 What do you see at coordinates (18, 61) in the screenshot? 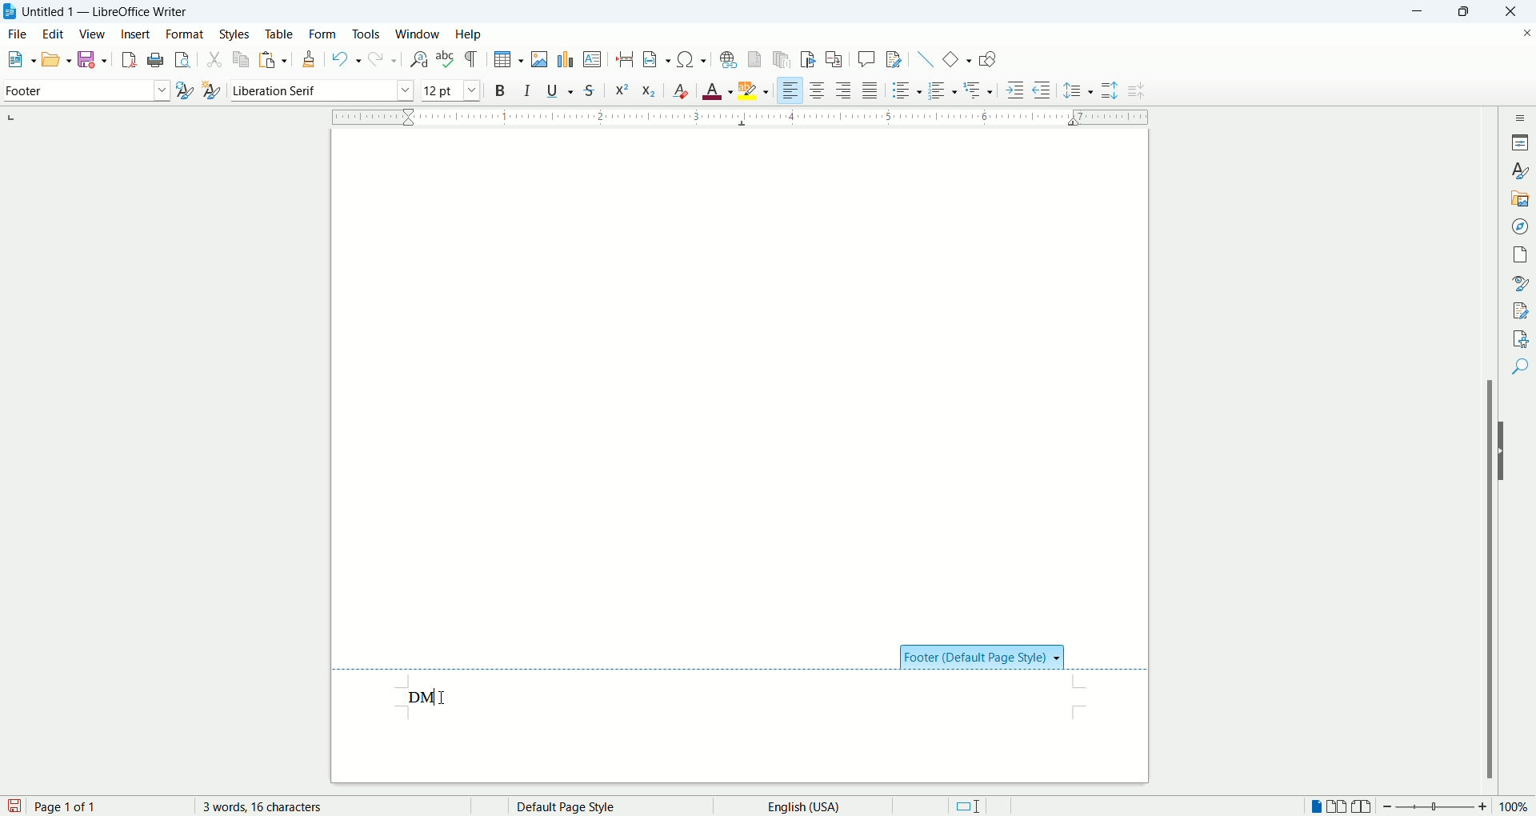
I see `open` at bounding box center [18, 61].